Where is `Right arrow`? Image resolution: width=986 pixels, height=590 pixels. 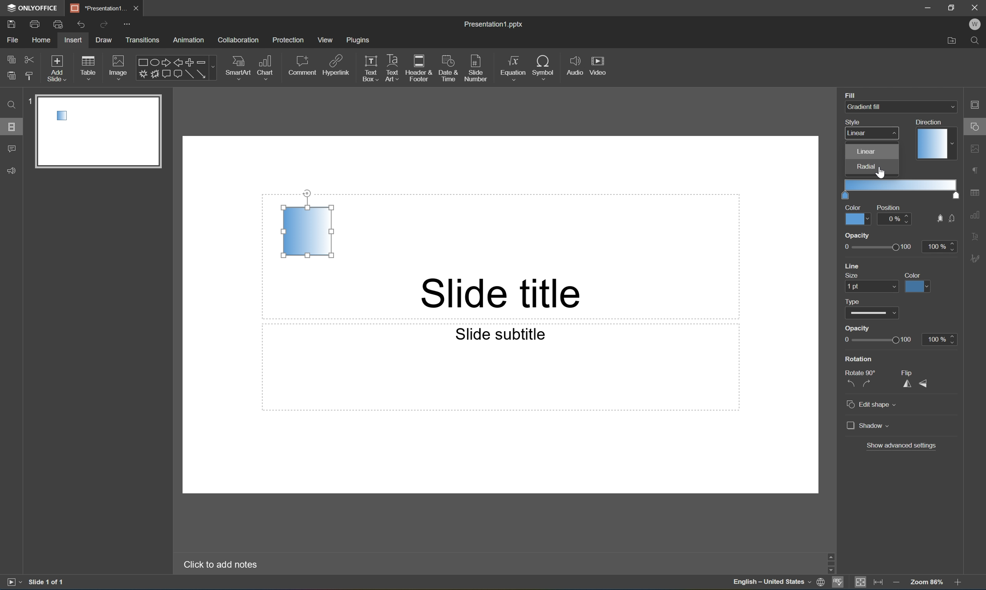
Right arrow is located at coordinates (165, 62).